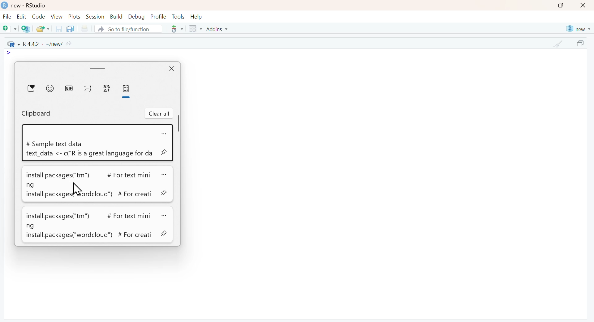 This screenshot has height=322, width=594. What do you see at coordinates (86, 29) in the screenshot?
I see `Print` at bounding box center [86, 29].